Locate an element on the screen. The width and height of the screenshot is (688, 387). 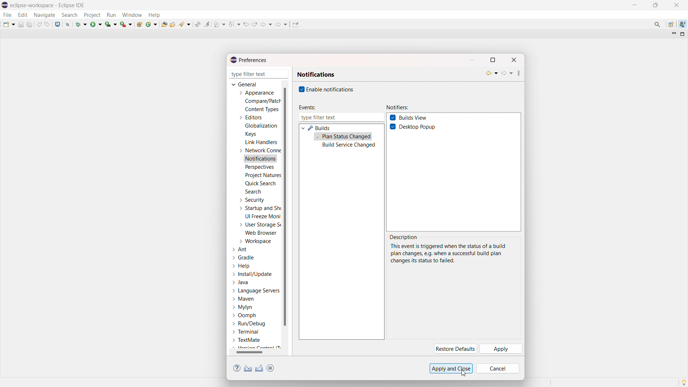
user storage service is located at coordinates (258, 224).